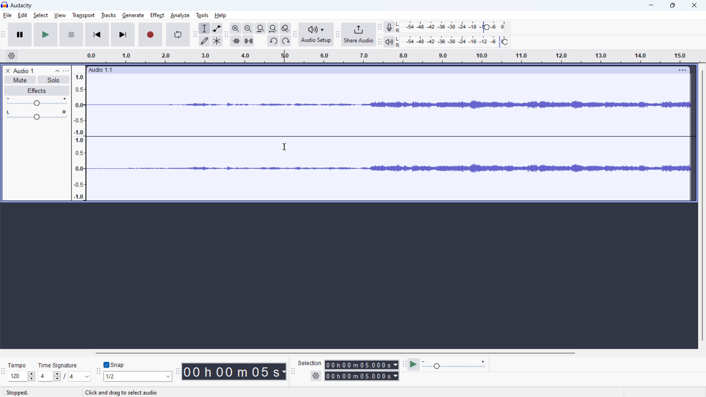  What do you see at coordinates (335, 354) in the screenshot?
I see `horizontal scrollbar` at bounding box center [335, 354].